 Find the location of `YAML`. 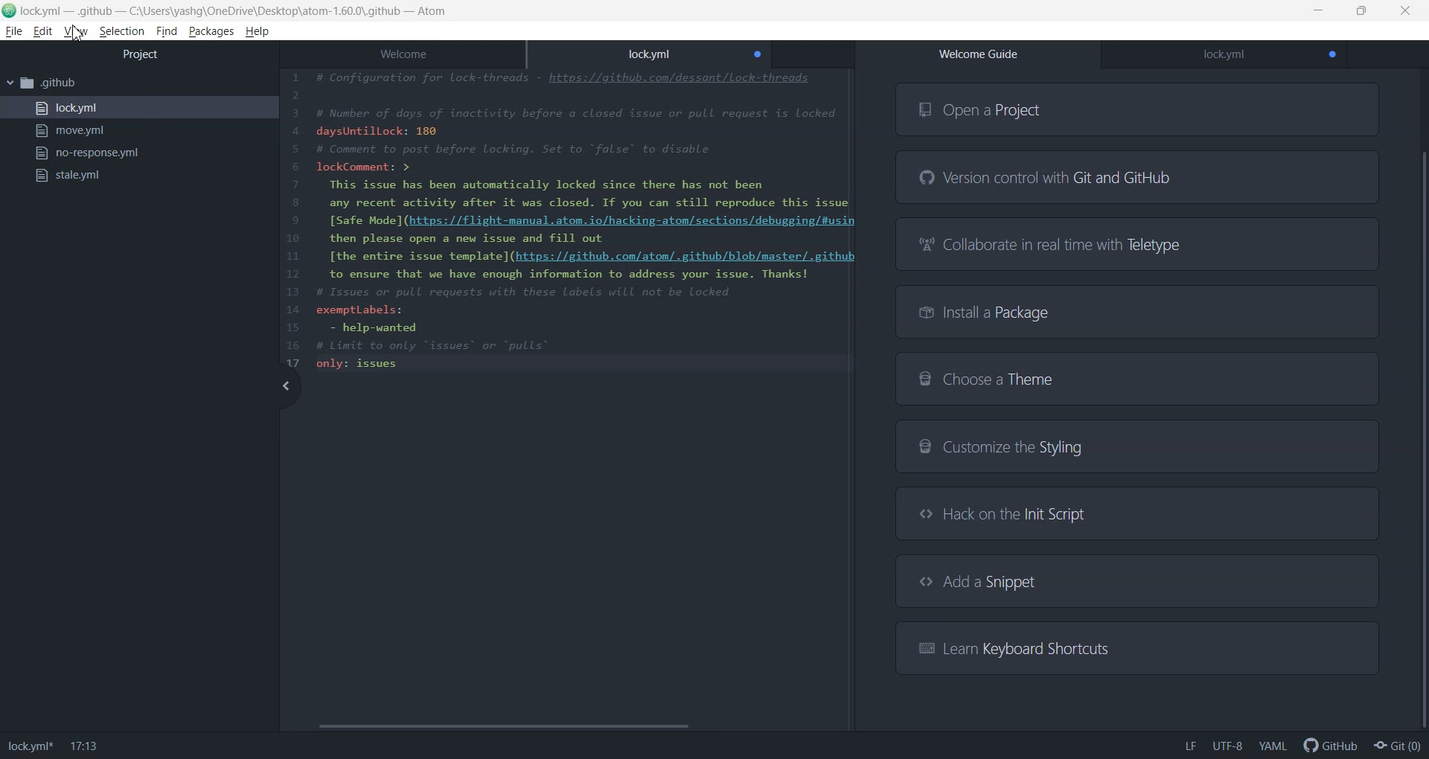

YAML is located at coordinates (1272, 746).